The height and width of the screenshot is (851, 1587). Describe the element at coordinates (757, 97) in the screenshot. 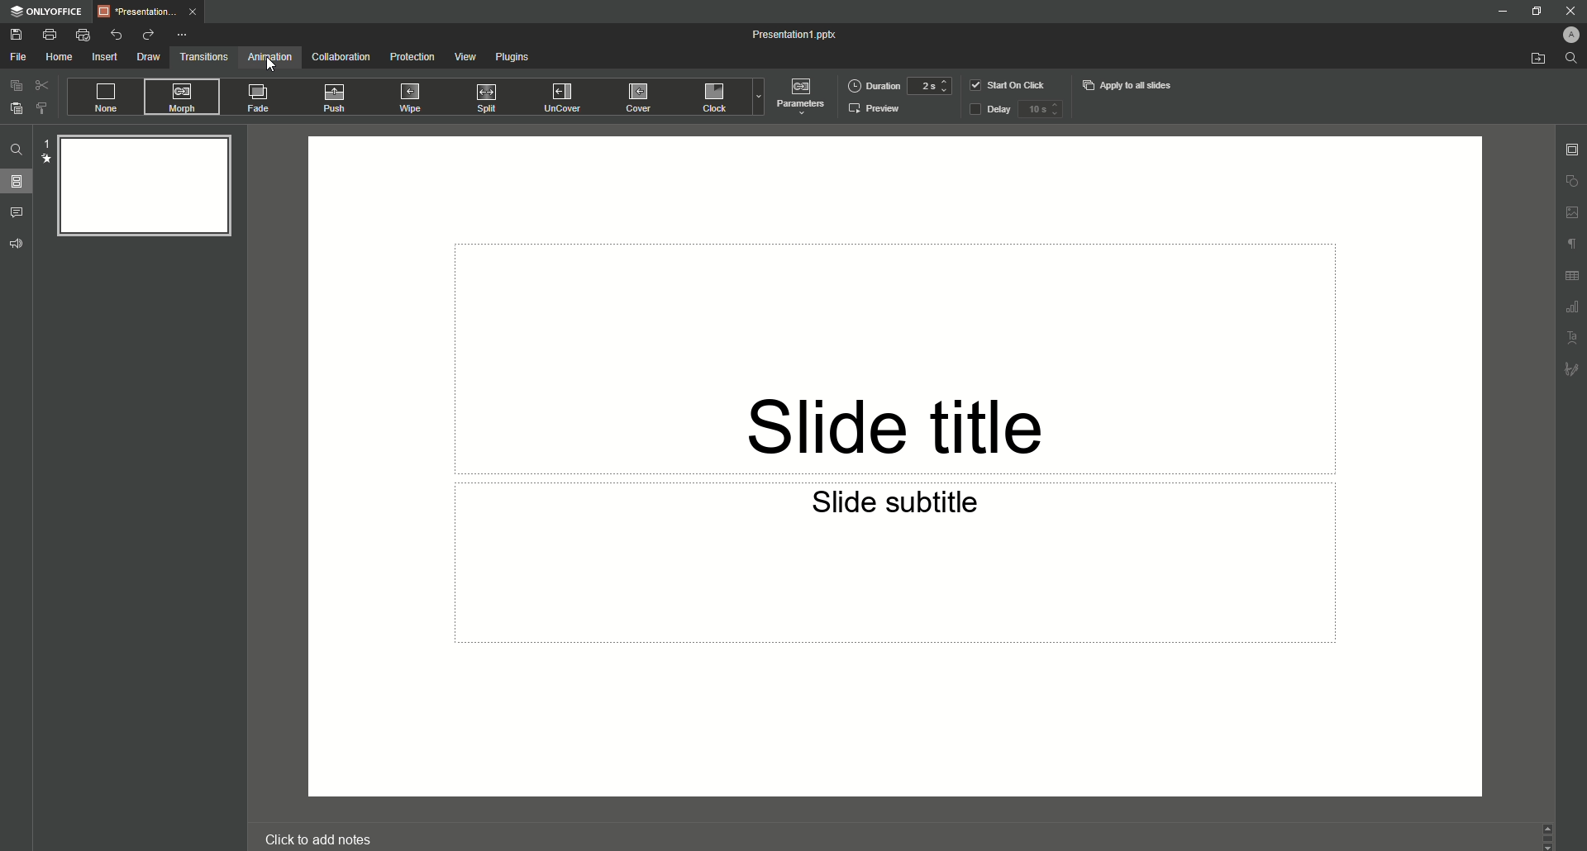

I see `Drop down menu` at that location.